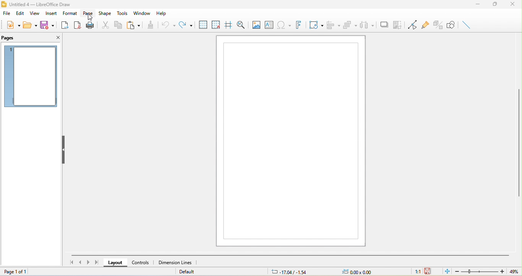  What do you see at coordinates (384, 24) in the screenshot?
I see `shadow` at bounding box center [384, 24].